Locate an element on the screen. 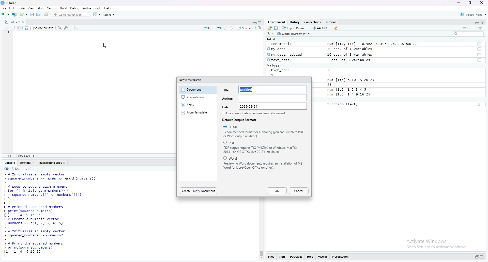 Image resolution: width=488 pixels, height=262 pixels. Document is located at coordinates (197, 90).